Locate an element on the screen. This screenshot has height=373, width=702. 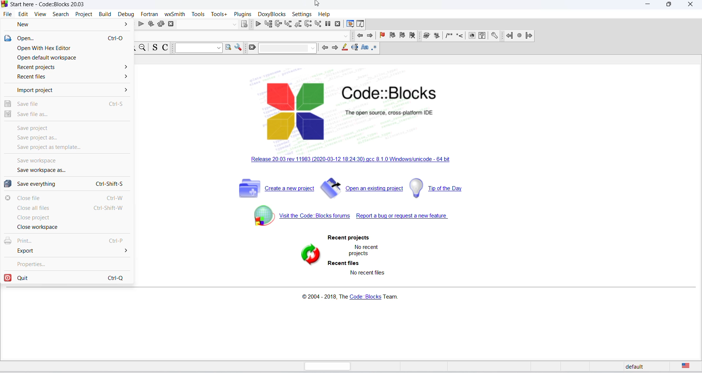
save everything is located at coordinates (66, 185).